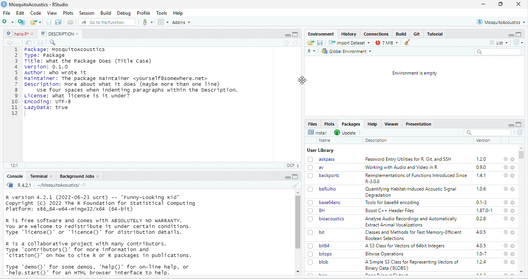 The image size is (528, 279). What do you see at coordinates (14, 82) in the screenshot?
I see `numbering line` at bounding box center [14, 82].